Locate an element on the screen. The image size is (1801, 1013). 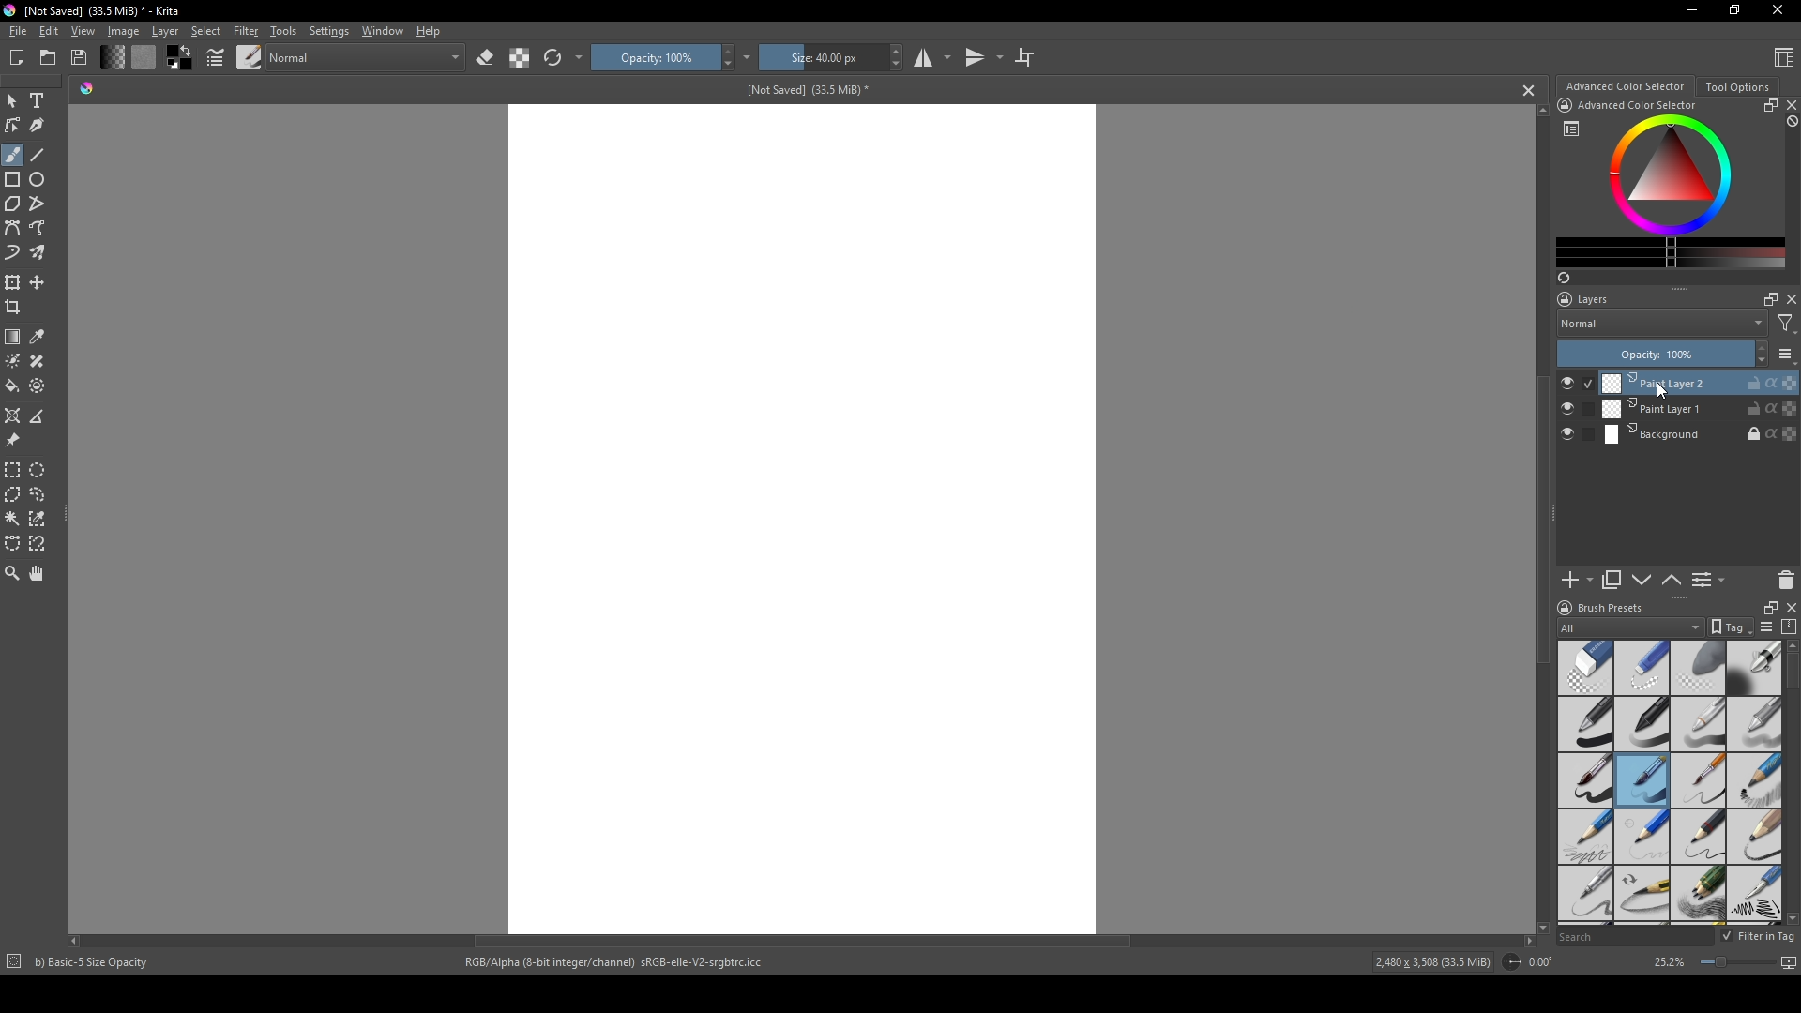
up or down is located at coordinates (1672, 580).